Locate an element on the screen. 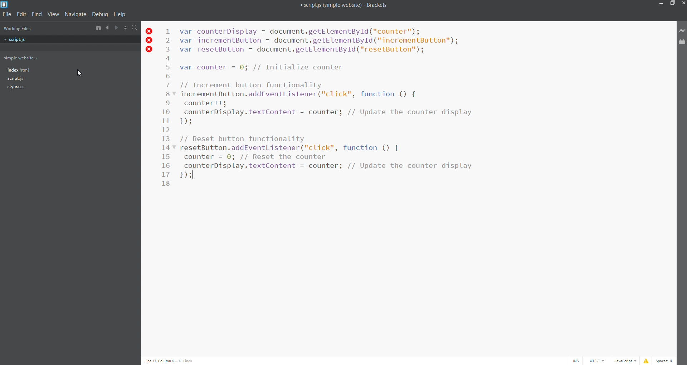  encoding is located at coordinates (596, 361).